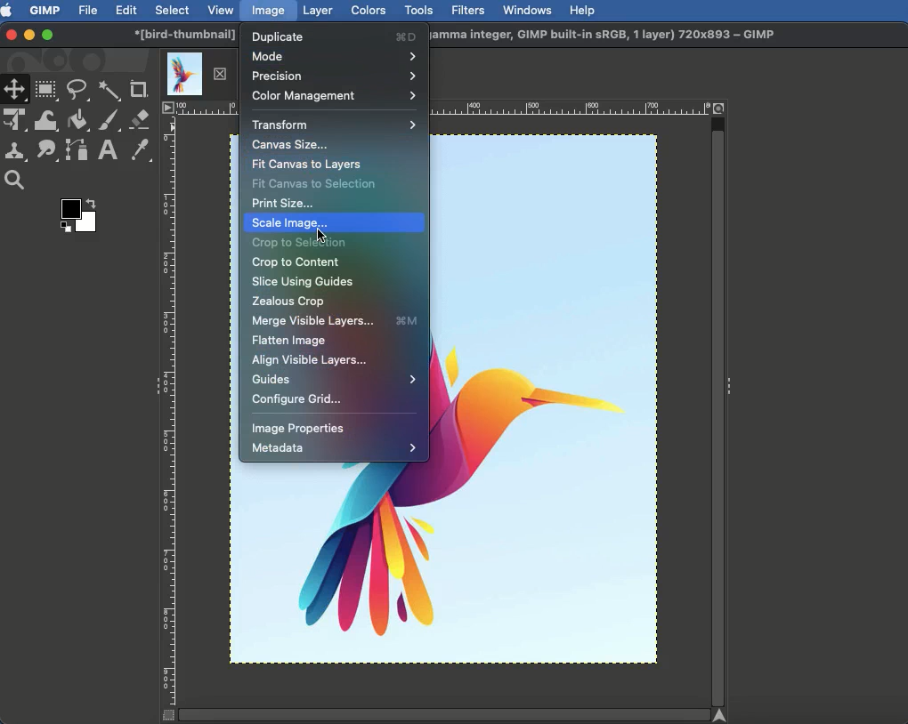 The width and height of the screenshot is (908, 724). What do you see at coordinates (332, 55) in the screenshot?
I see `Mode` at bounding box center [332, 55].